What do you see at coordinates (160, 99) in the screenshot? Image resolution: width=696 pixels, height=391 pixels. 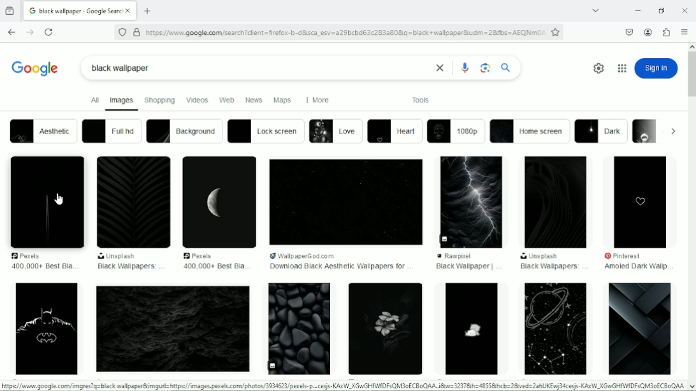 I see `shopping` at bounding box center [160, 99].